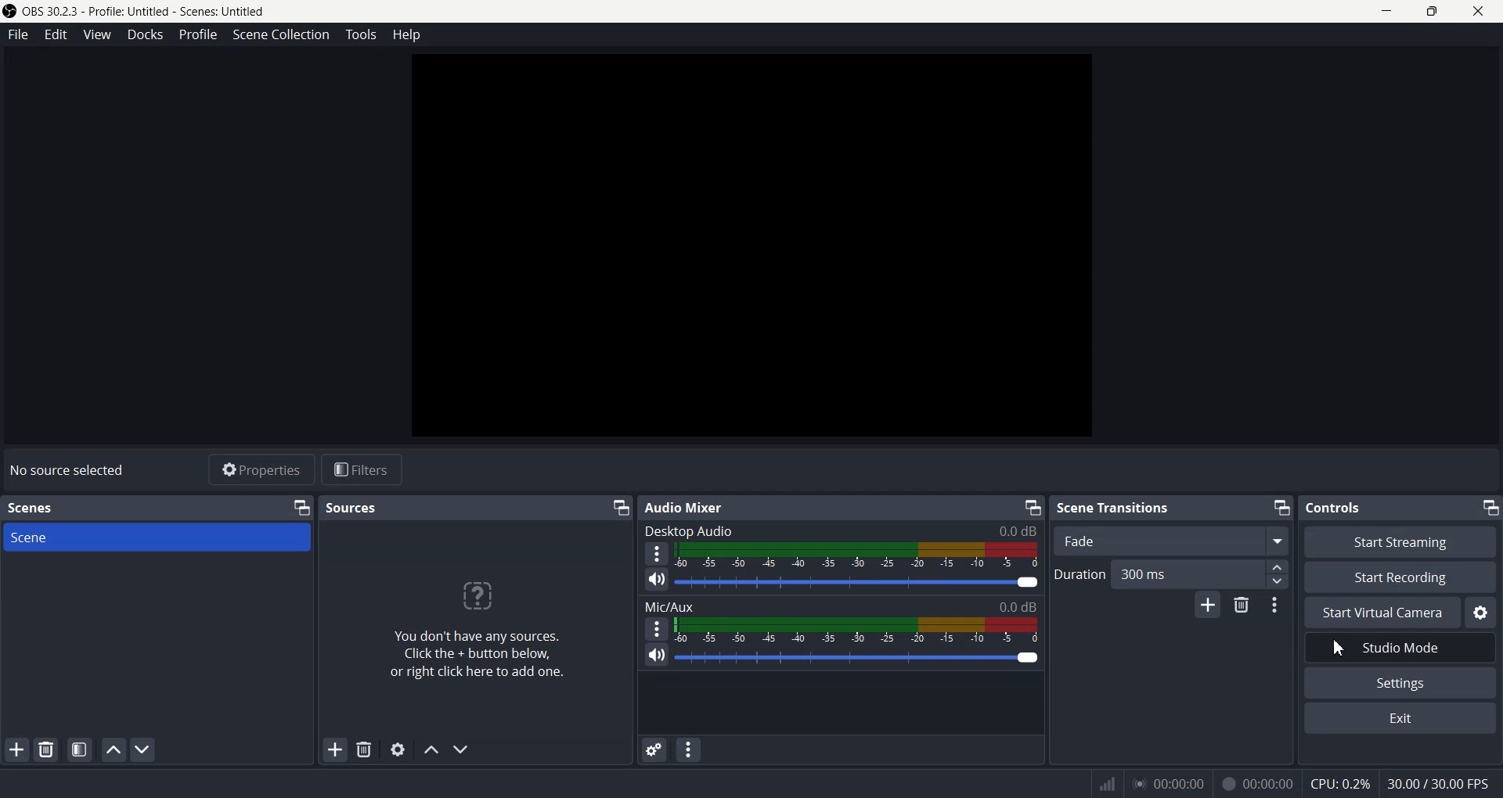  What do you see at coordinates (260, 470) in the screenshot?
I see `Properties` at bounding box center [260, 470].